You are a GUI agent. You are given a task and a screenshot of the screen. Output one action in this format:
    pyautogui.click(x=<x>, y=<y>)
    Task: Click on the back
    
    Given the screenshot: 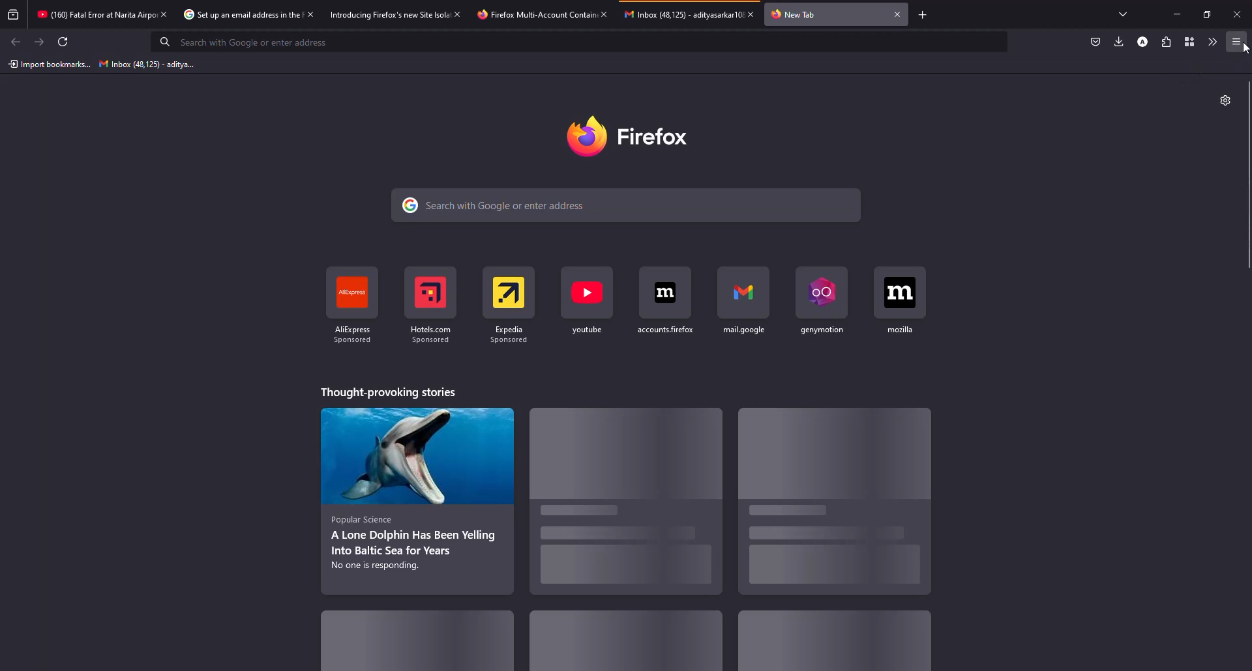 What is the action you would take?
    pyautogui.click(x=16, y=41)
    